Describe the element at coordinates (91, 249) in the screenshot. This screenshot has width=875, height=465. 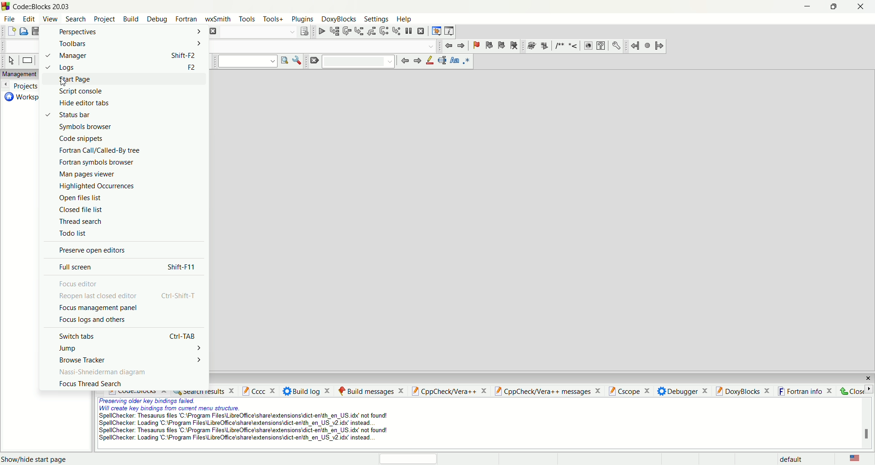
I see `preserve open editor` at that location.